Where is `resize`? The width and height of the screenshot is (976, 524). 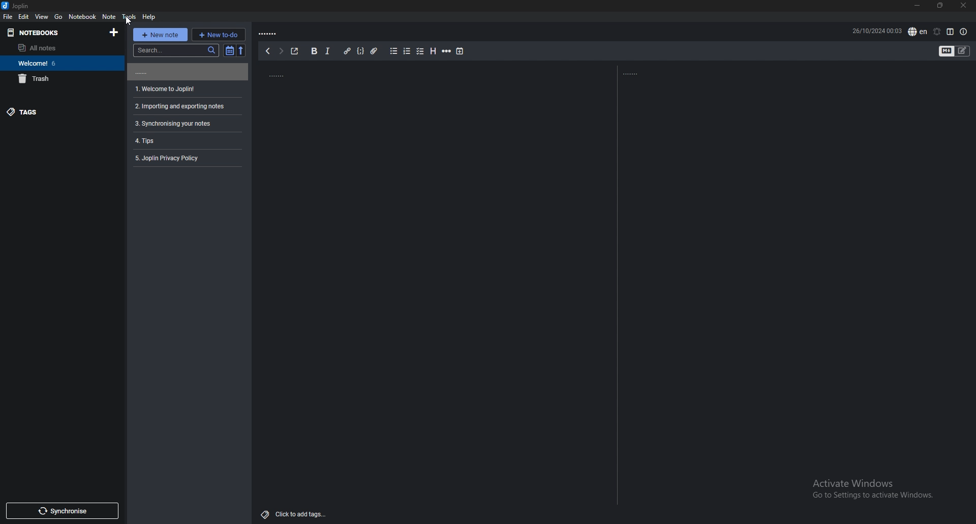 resize is located at coordinates (939, 6).